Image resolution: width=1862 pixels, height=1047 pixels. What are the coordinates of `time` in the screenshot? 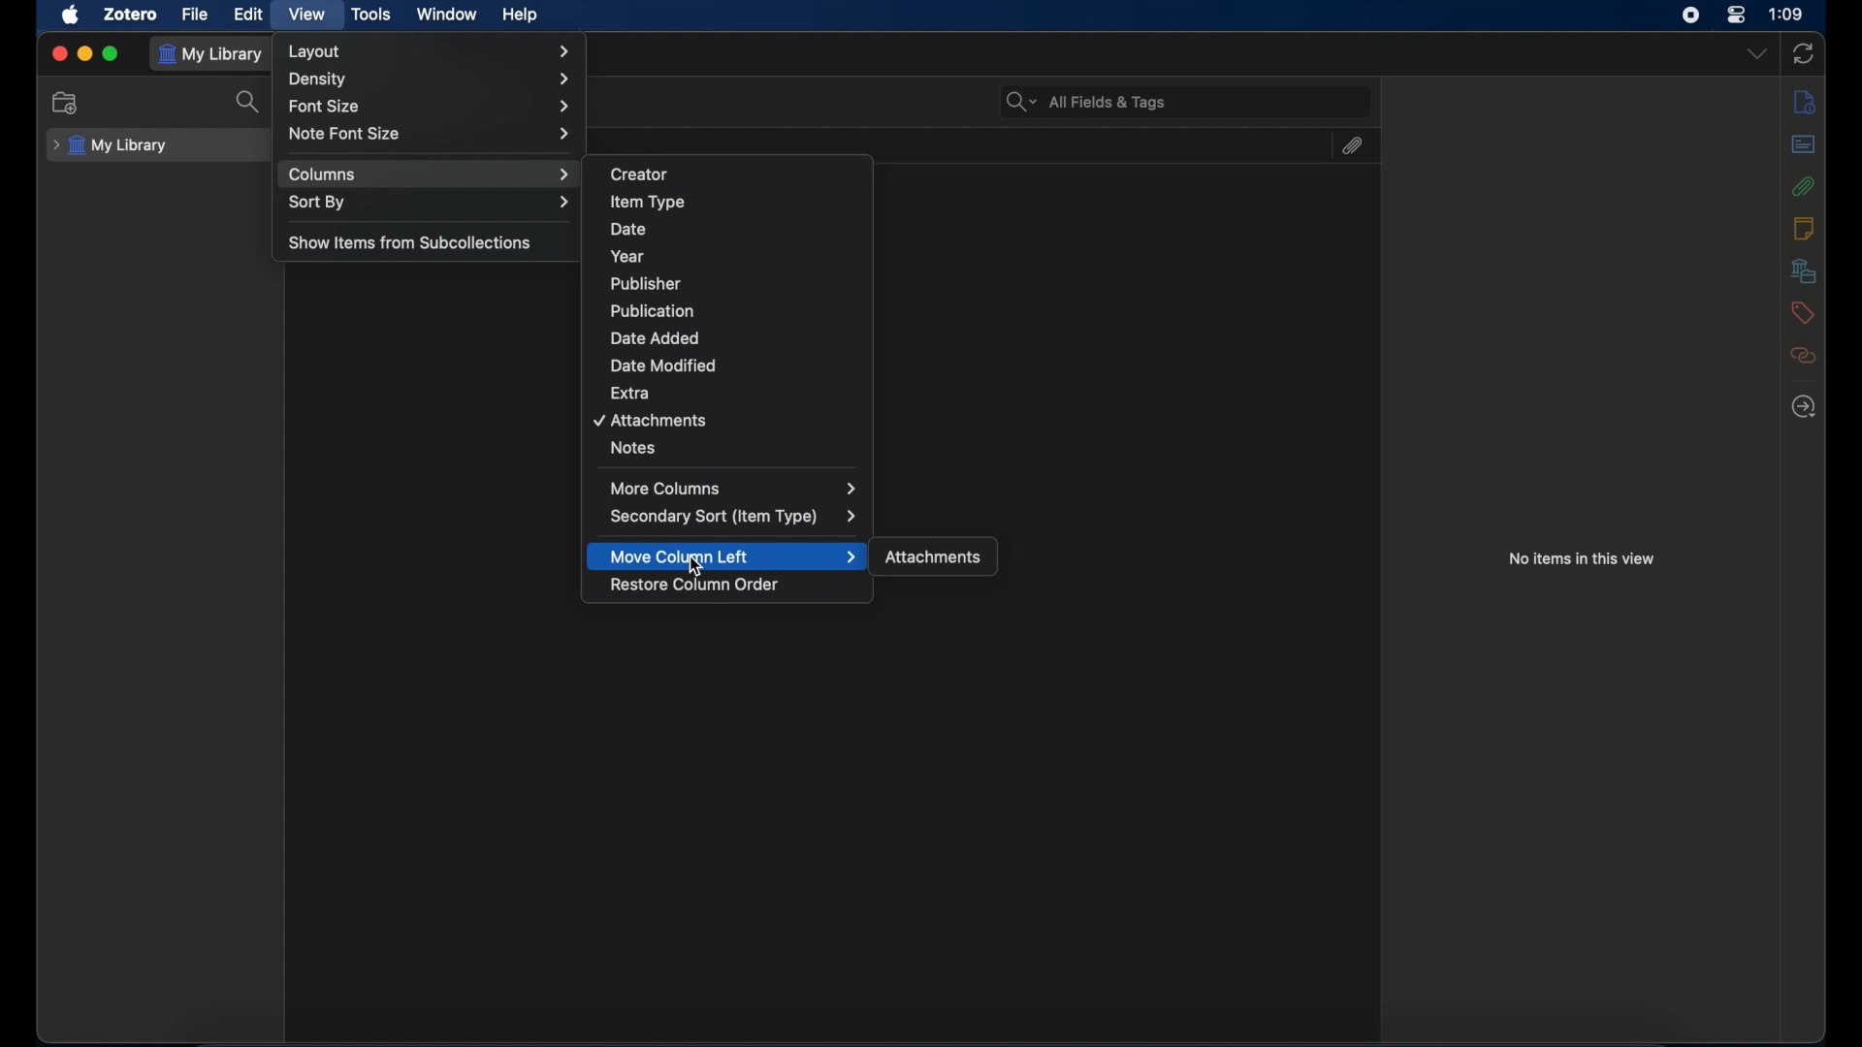 It's located at (1787, 13).